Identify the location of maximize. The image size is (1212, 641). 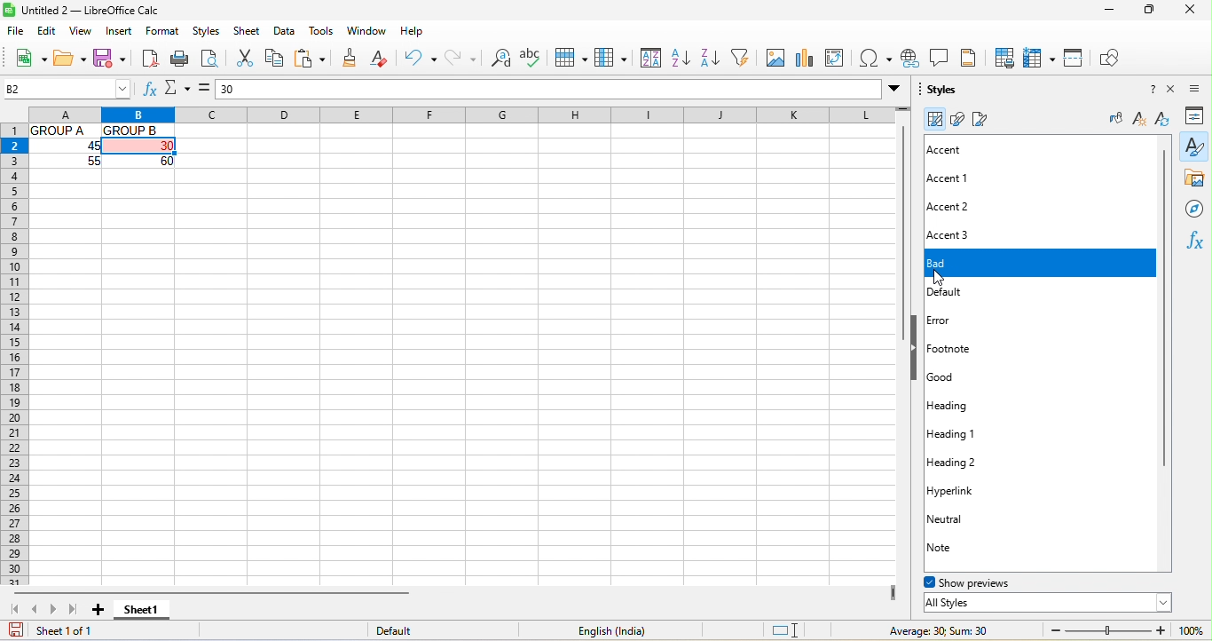
(1148, 11).